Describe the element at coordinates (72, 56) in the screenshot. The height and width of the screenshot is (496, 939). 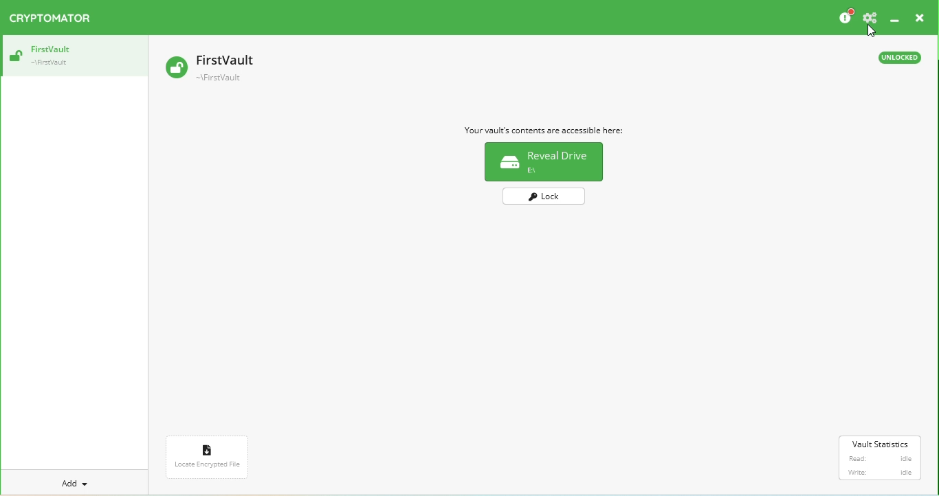
I see `Vault` at that location.